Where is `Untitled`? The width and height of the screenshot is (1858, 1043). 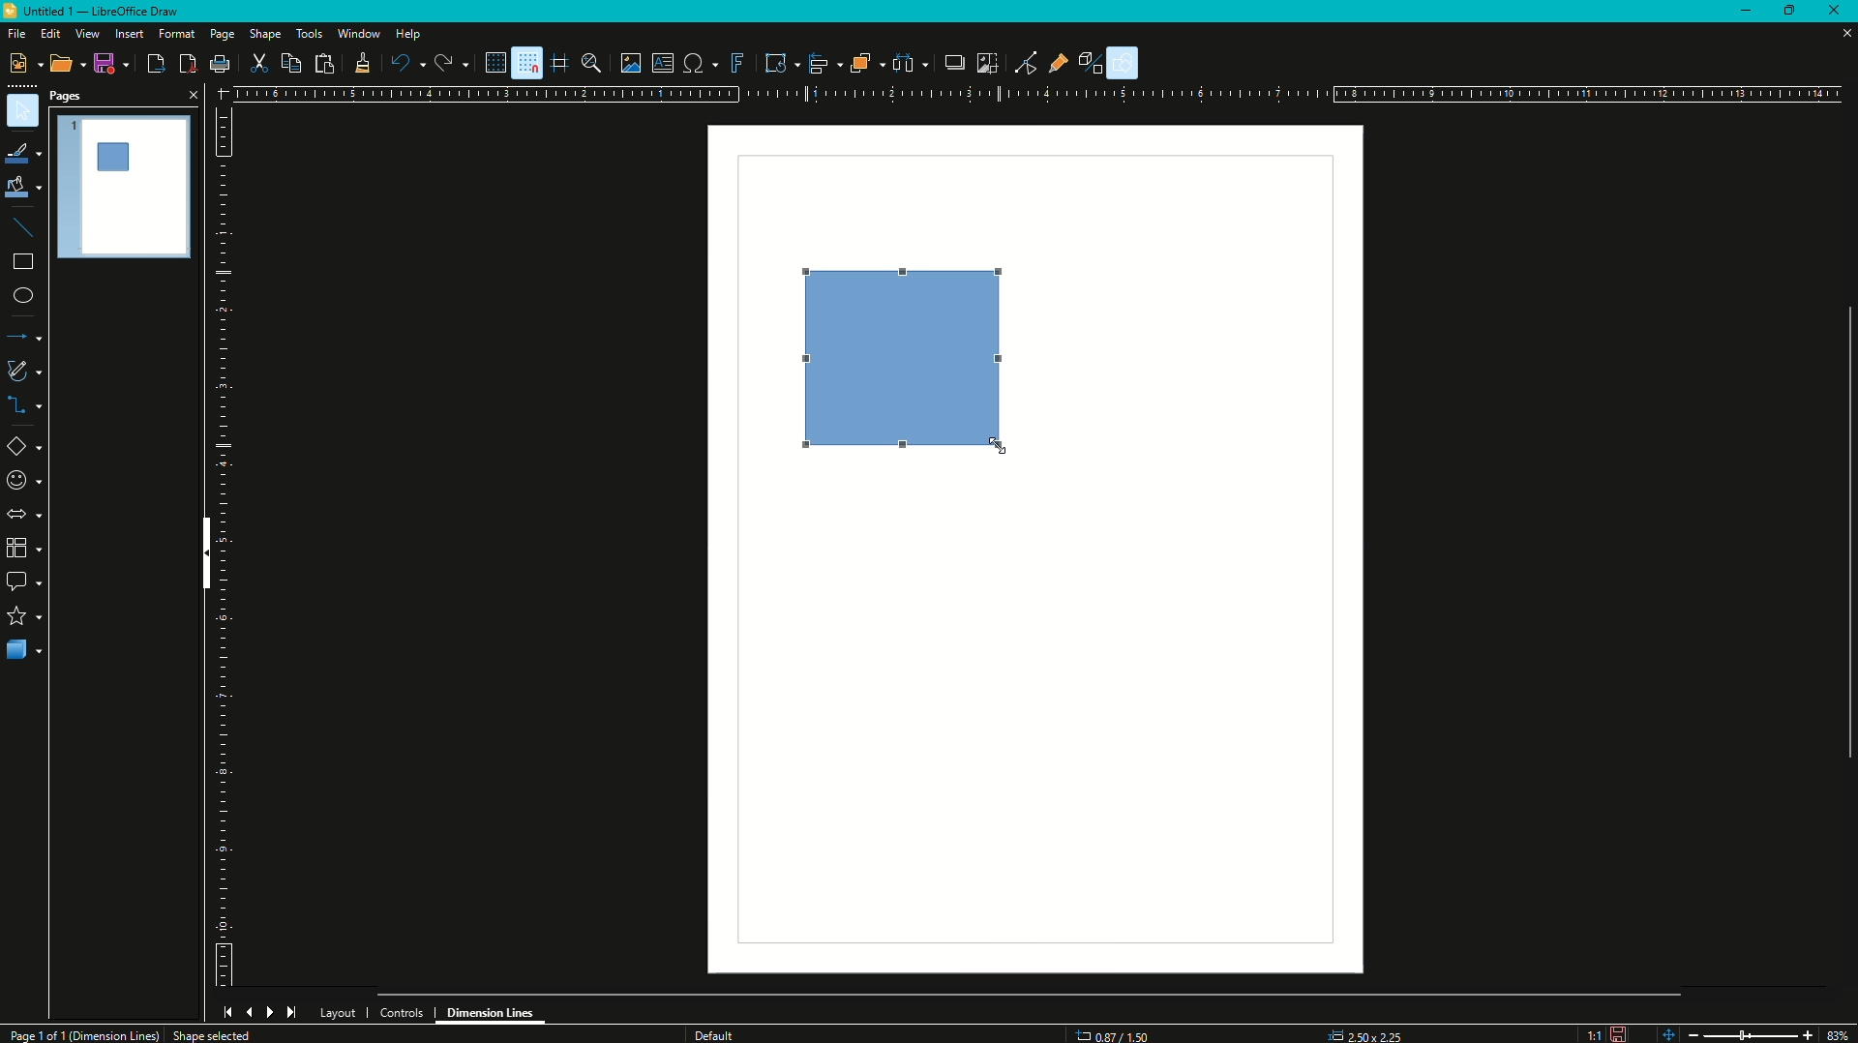 Untitled is located at coordinates (100, 14).